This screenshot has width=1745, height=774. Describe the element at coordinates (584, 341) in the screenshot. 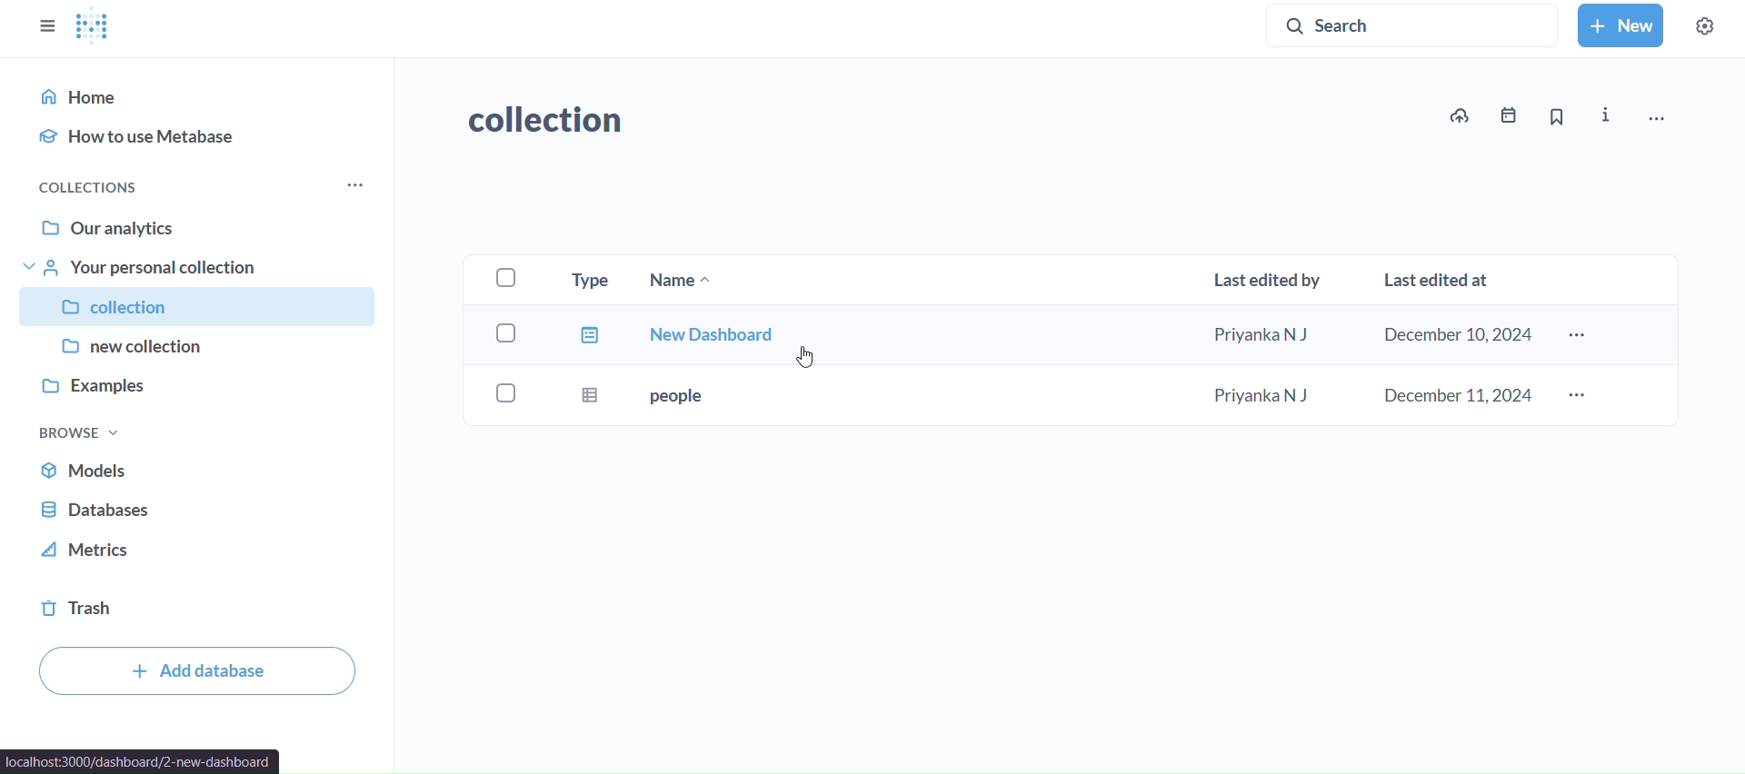

I see `type` at that location.